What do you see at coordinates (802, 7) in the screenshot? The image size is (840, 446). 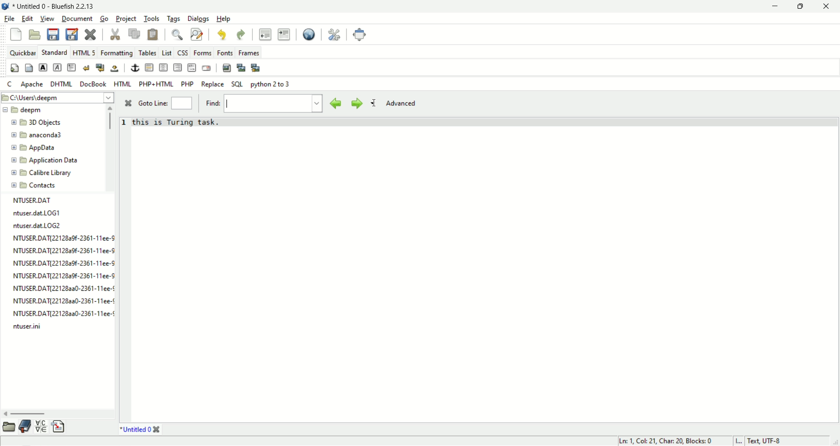 I see `maximize` at bounding box center [802, 7].